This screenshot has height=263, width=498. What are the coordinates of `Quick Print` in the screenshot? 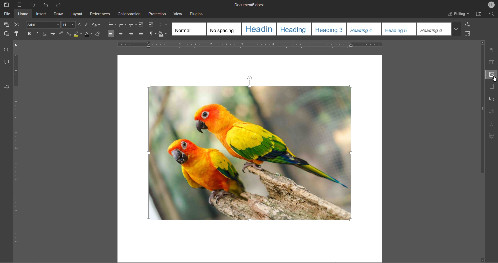 It's located at (32, 4).